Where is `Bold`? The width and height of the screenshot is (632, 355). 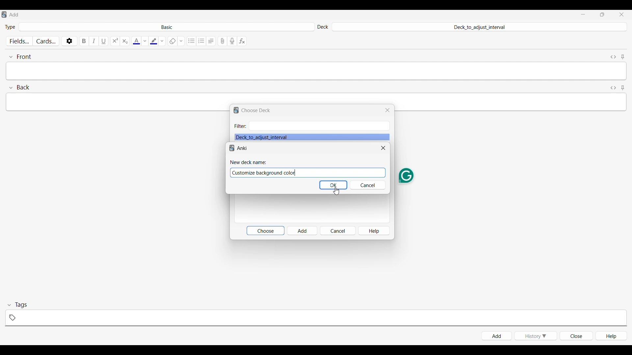
Bold is located at coordinates (84, 41).